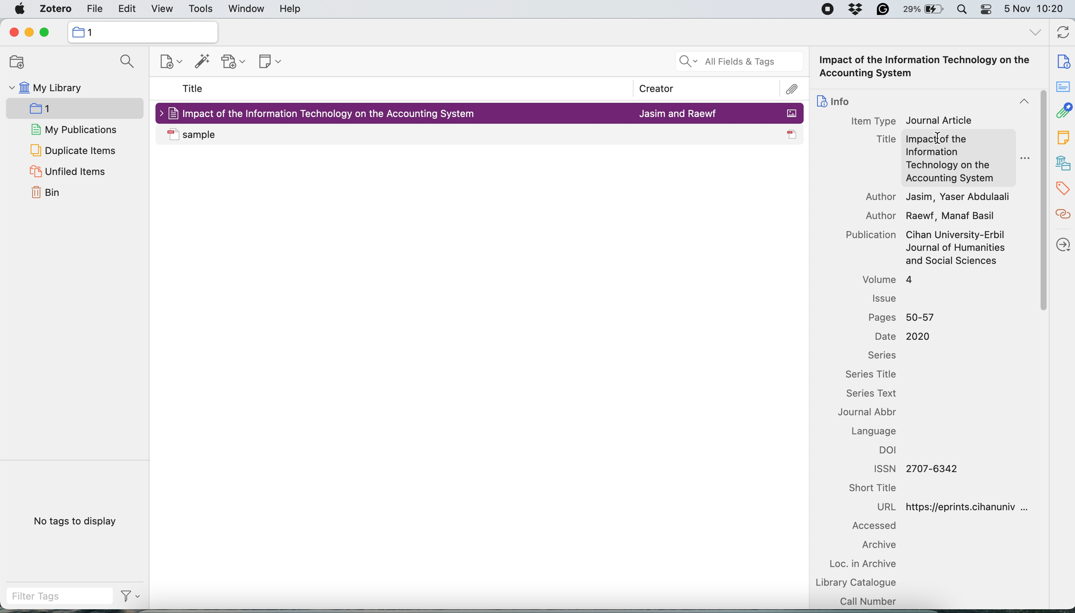  I want to click on sample, so click(331, 133).